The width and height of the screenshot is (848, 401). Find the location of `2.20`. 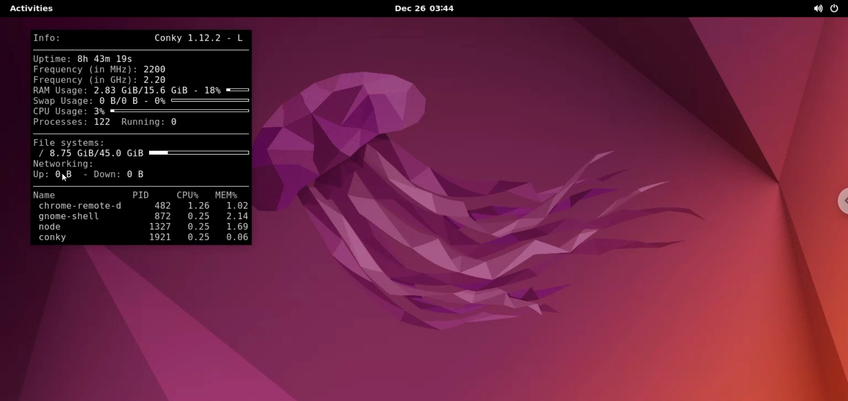

2.20 is located at coordinates (155, 79).